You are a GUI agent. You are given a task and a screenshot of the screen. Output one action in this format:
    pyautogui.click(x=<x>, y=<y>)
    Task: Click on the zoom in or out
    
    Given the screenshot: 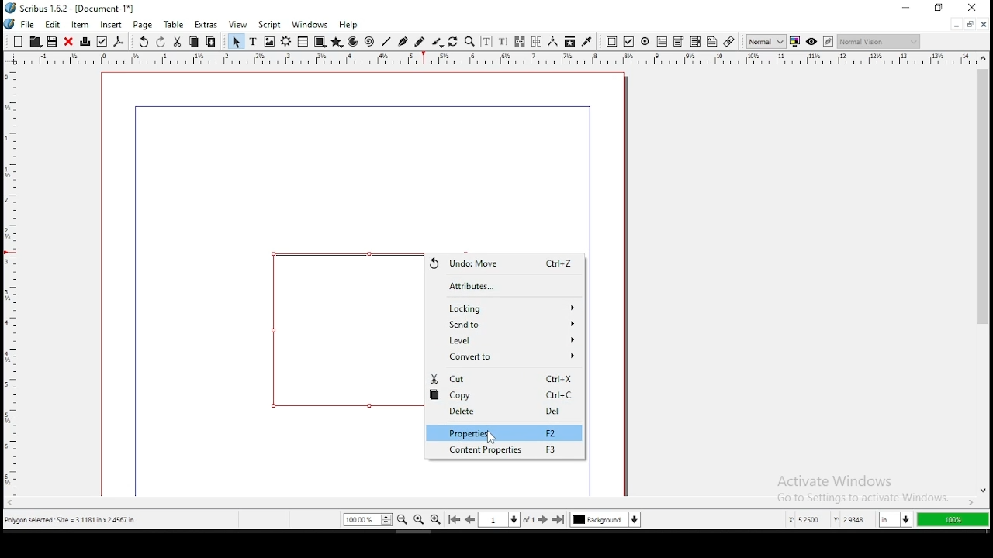 What is the action you would take?
    pyautogui.click(x=469, y=42)
    